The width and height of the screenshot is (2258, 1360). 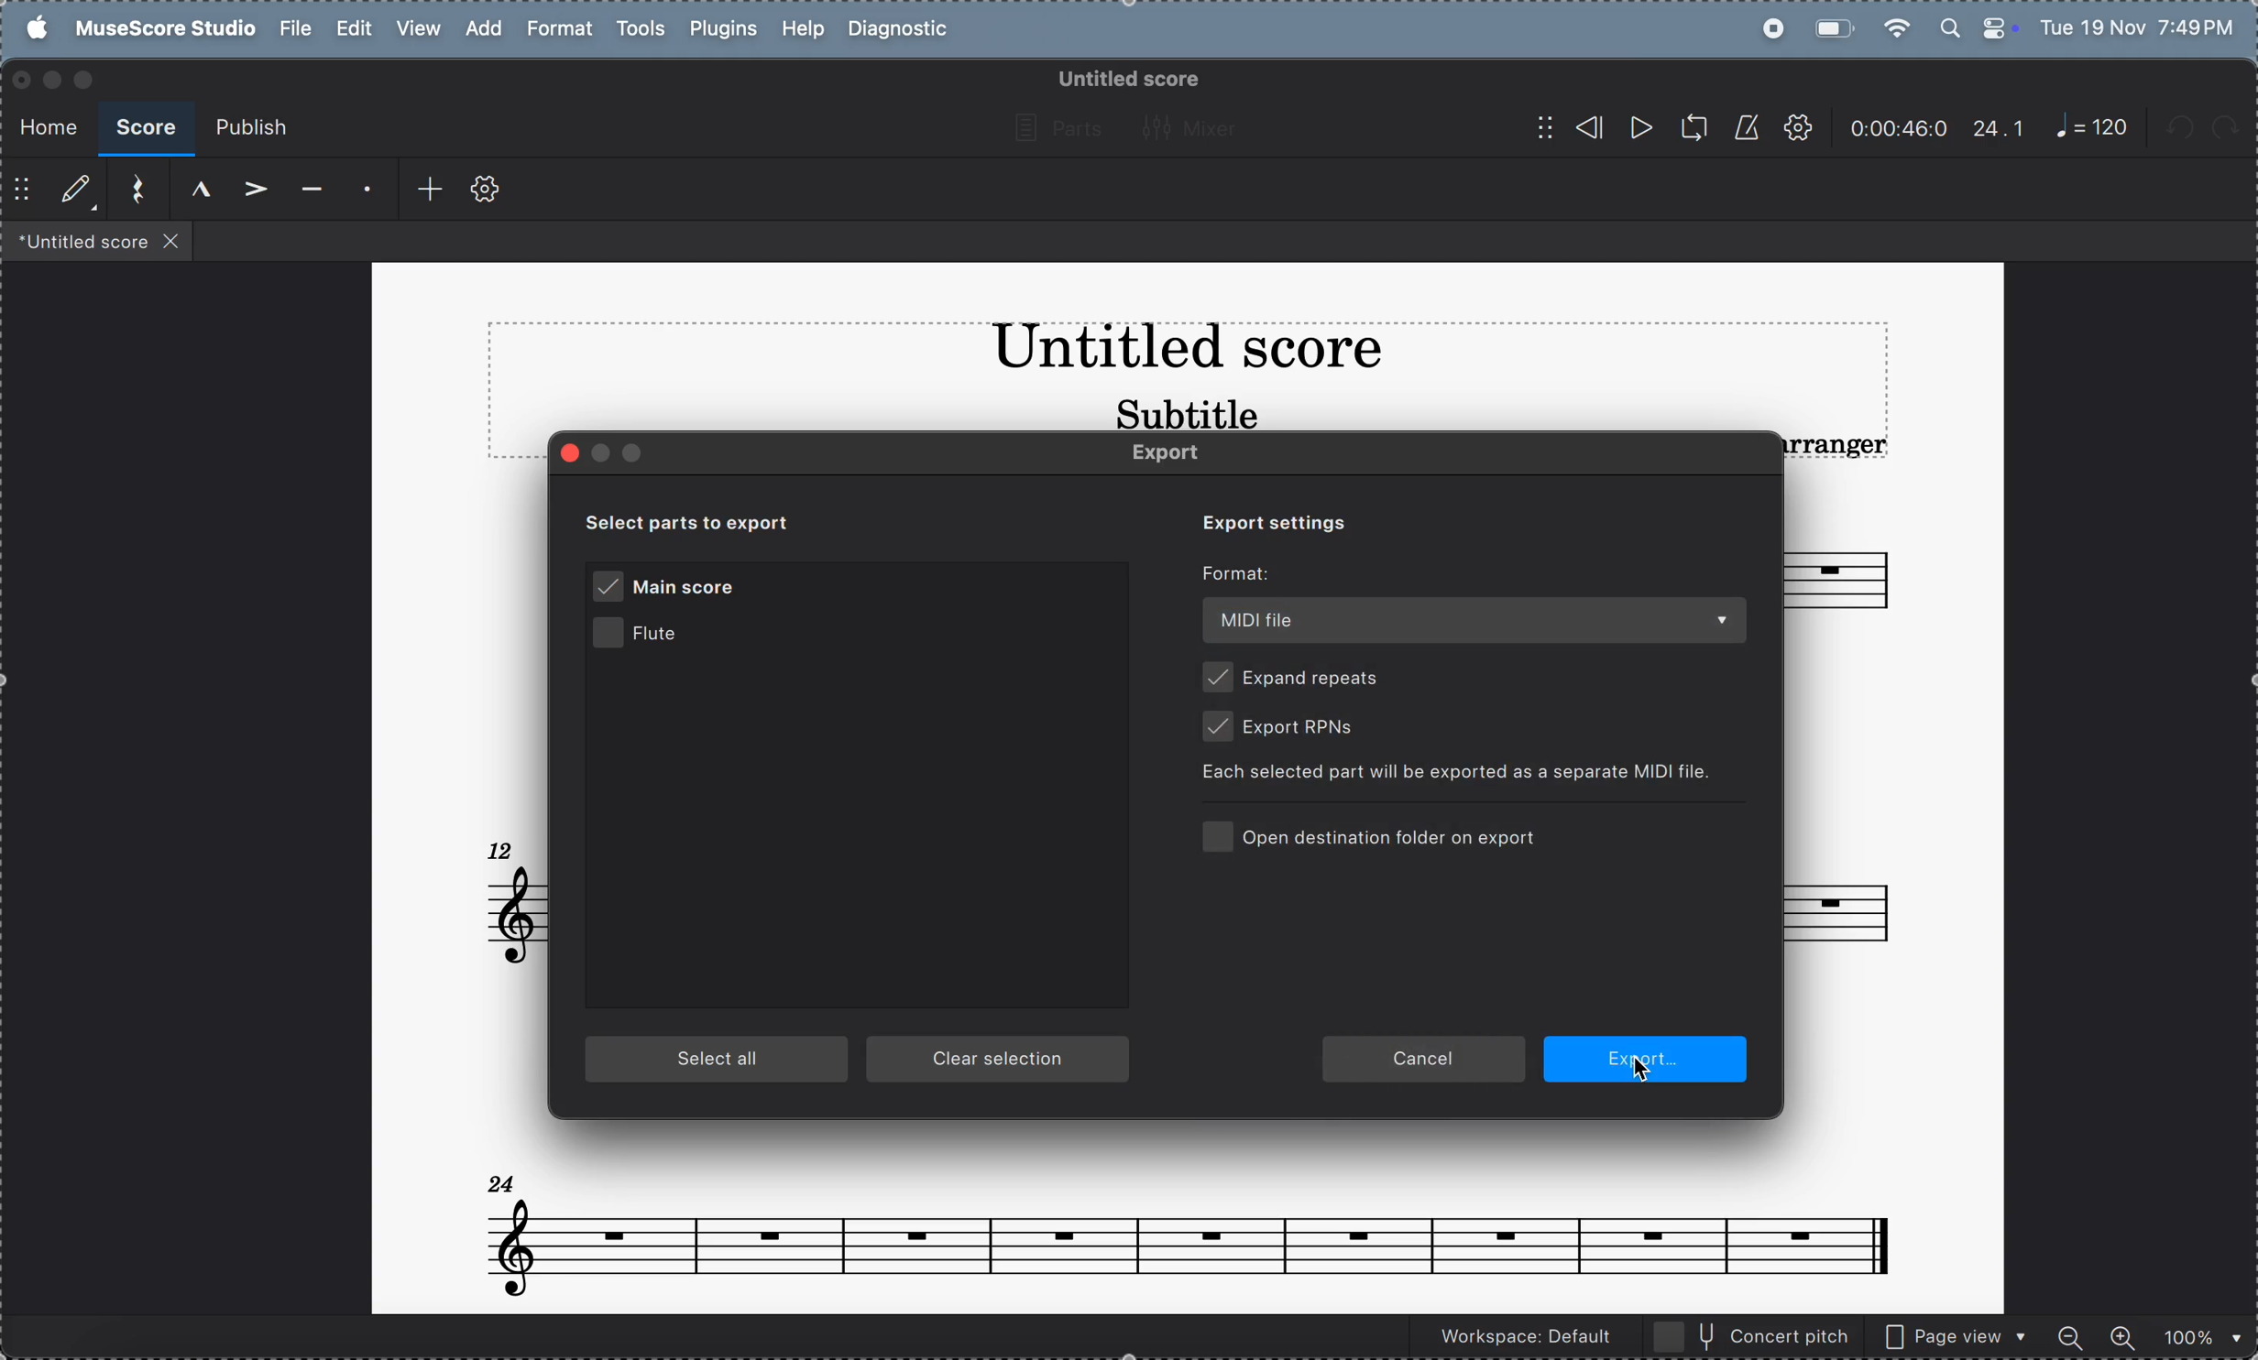 What do you see at coordinates (1183, 412) in the screenshot?
I see `subtitle` at bounding box center [1183, 412].